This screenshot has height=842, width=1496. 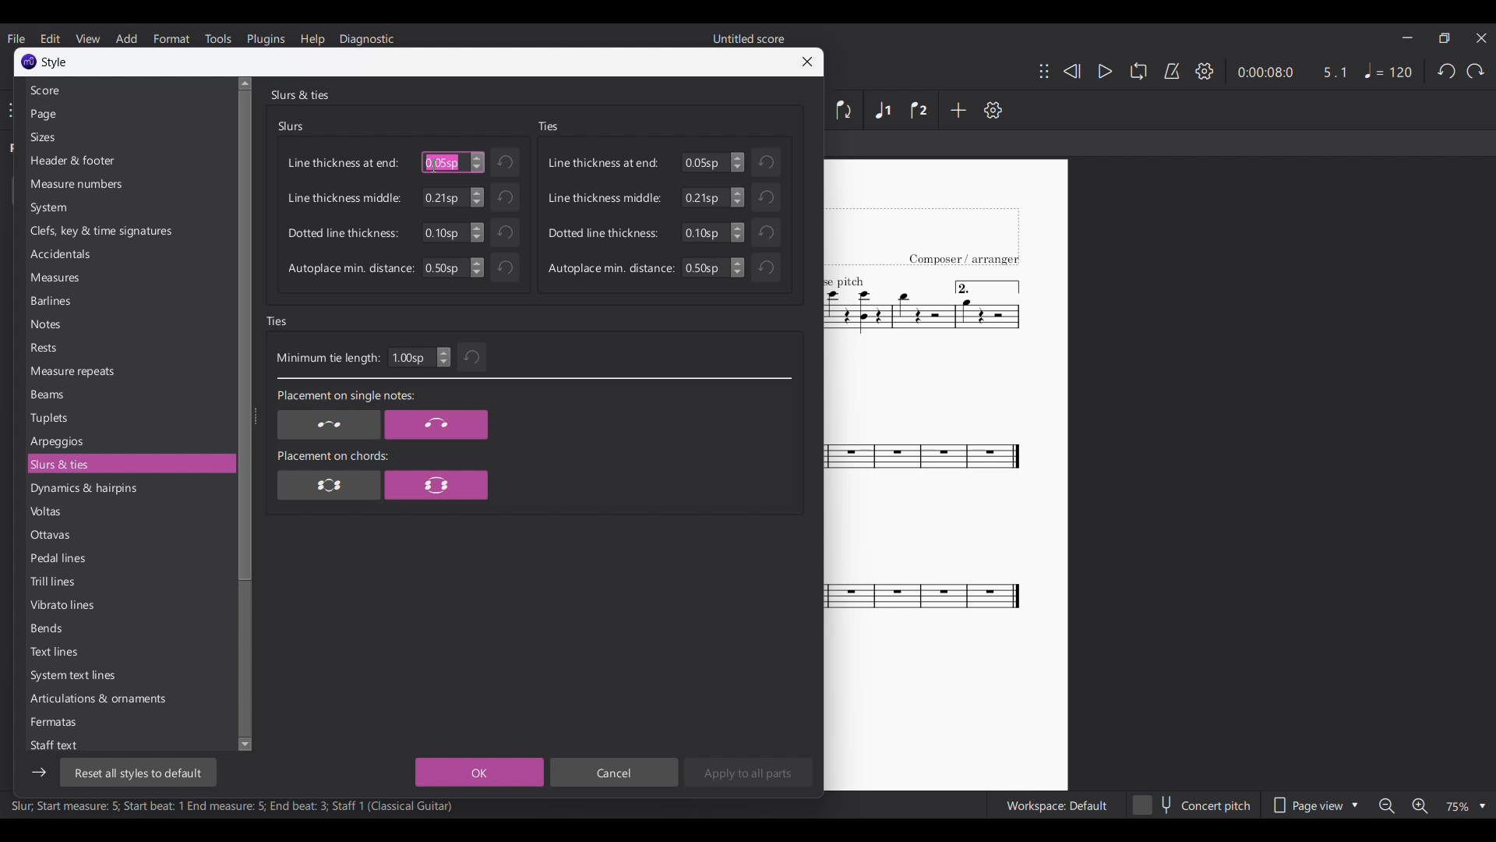 What do you see at coordinates (29, 62) in the screenshot?
I see `Software logo` at bounding box center [29, 62].